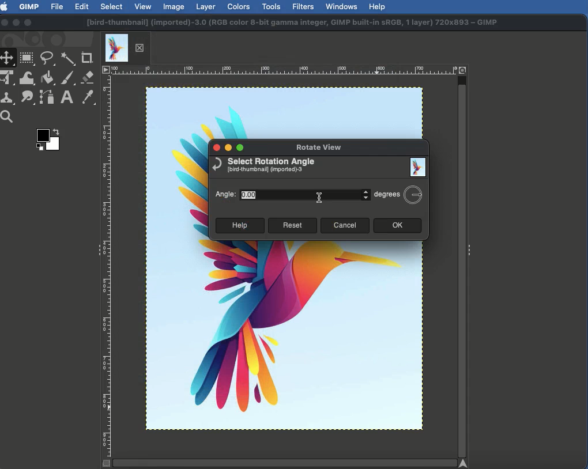 The width and height of the screenshot is (588, 469). What do you see at coordinates (345, 226) in the screenshot?
I see `Cancel` at bounding box center [345, 226].